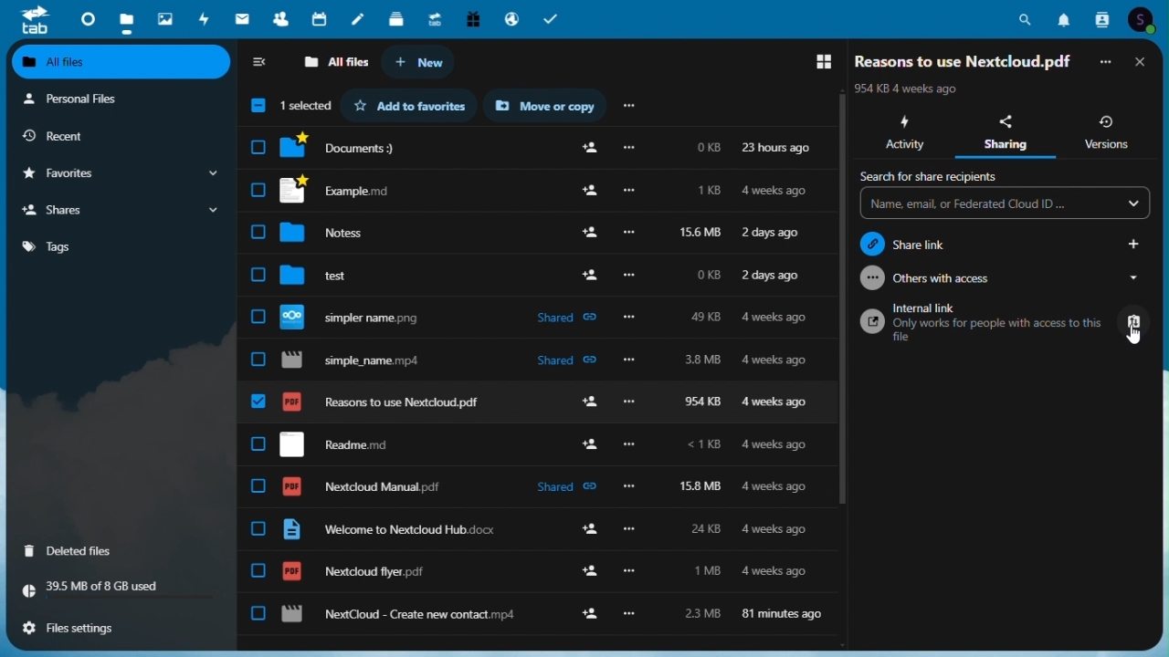 Image resolution: width=1169 pixels, height=657 pixels. Describe the element at coordinates (1065, 18) in the screenshot. I see `notifications` at that location.